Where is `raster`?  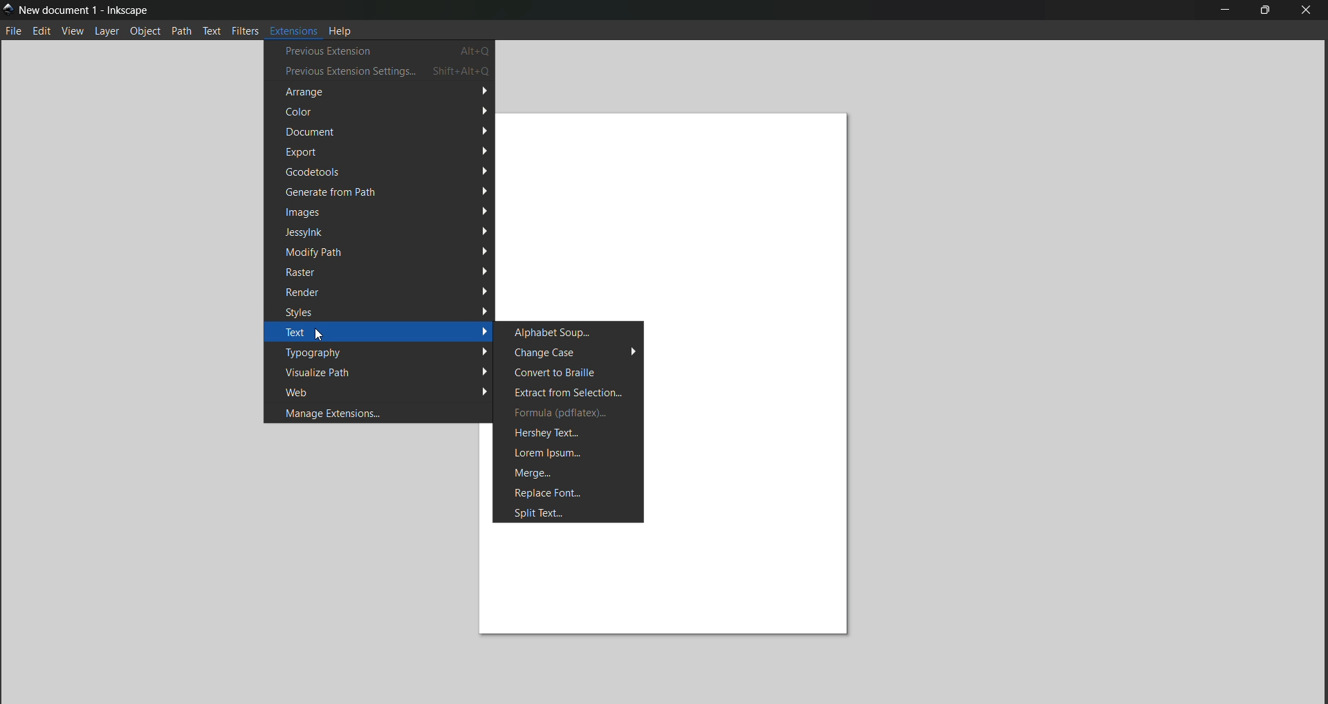
raster is located at coordinates (384, 272).